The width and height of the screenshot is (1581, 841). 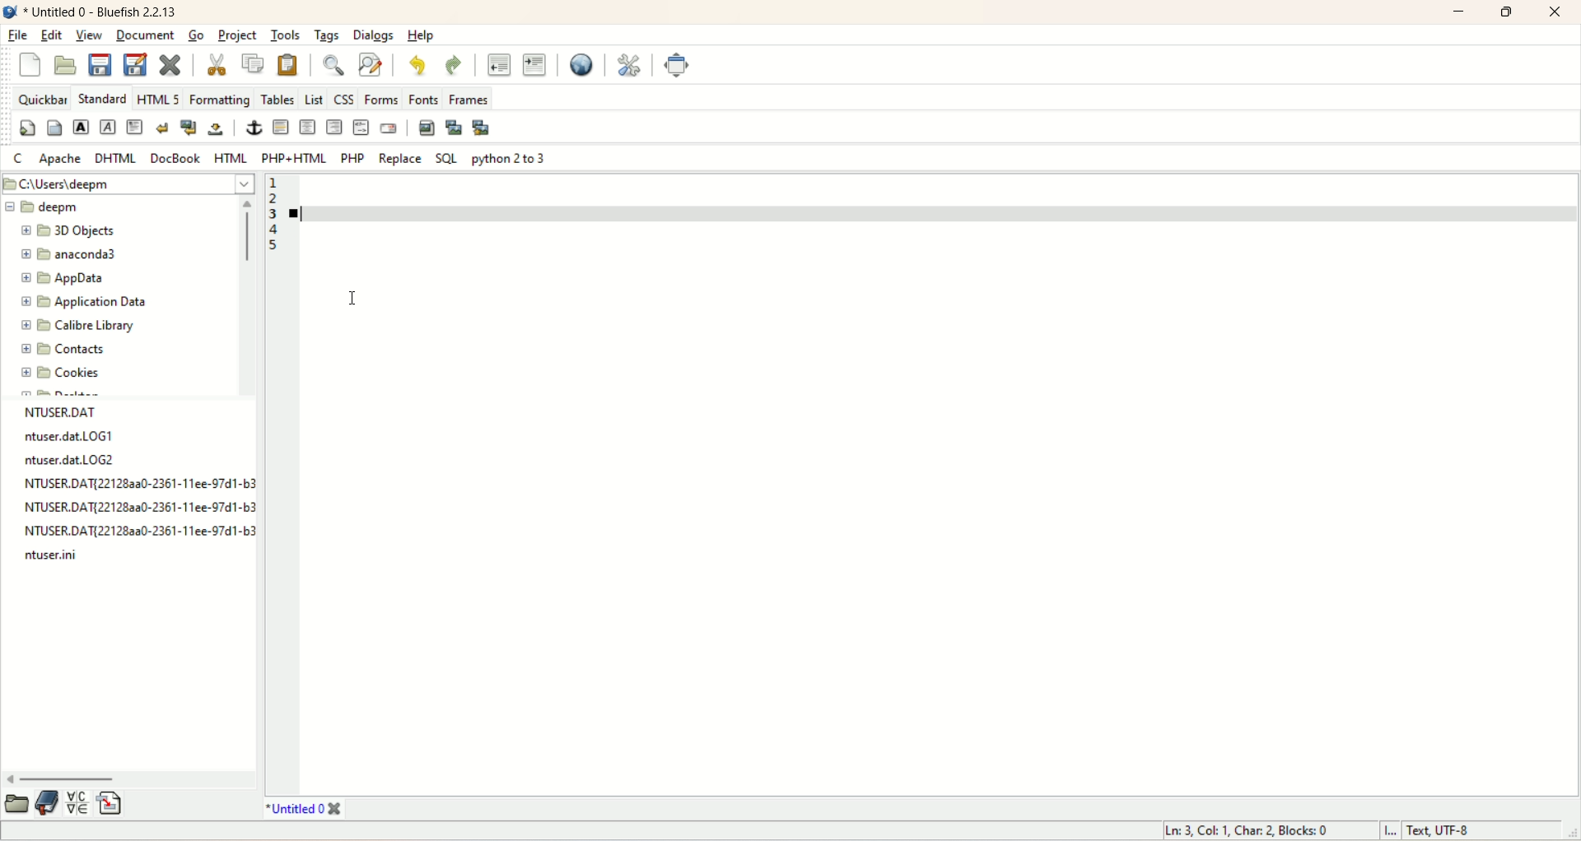 I want to click on dialogs, so click(x=371, y=35).